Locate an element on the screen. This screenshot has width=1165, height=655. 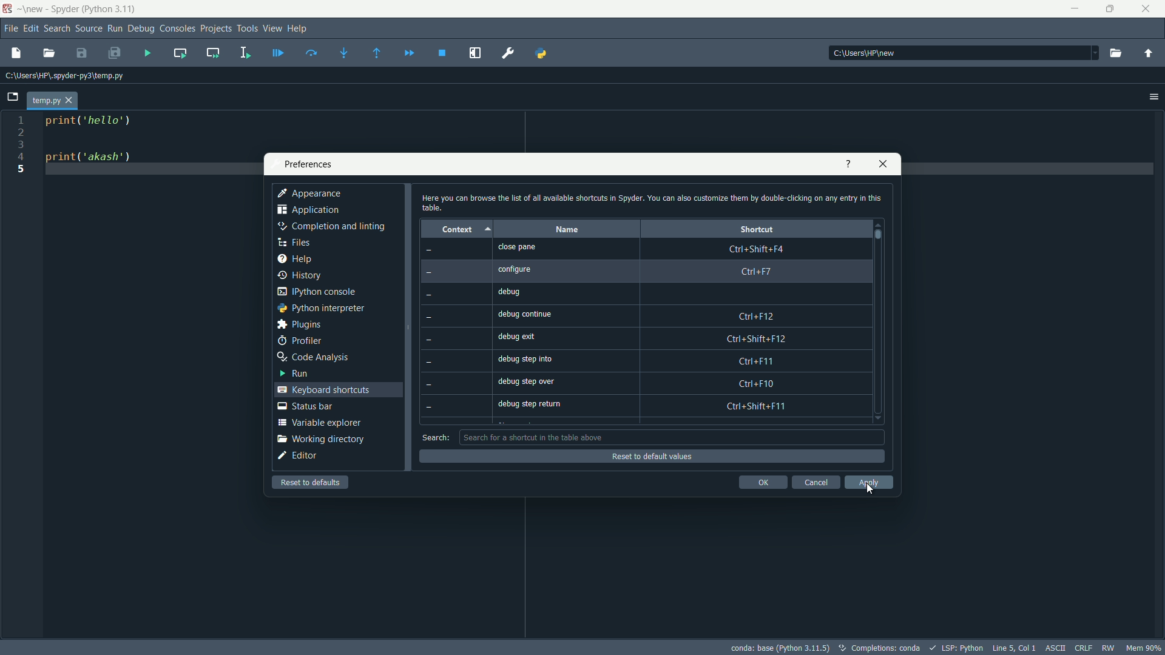
completion and linting is located at coordinates (329, 226).